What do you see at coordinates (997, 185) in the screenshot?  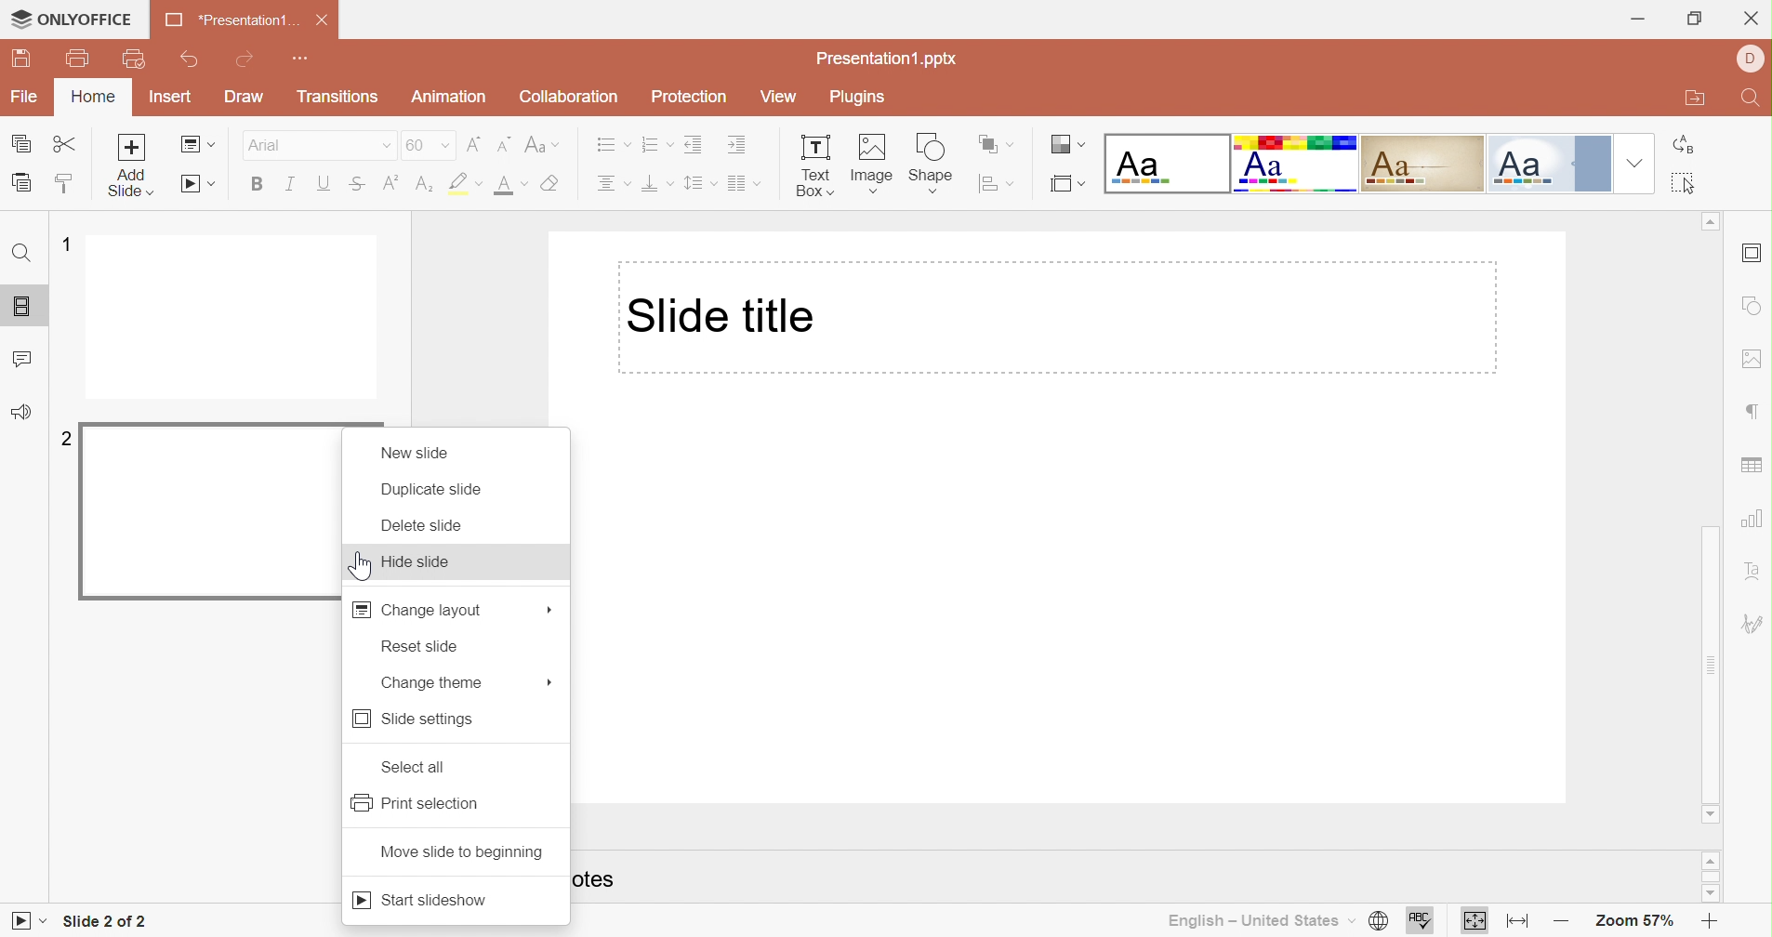 I see `Align shape` at bounding box center [997, 185].